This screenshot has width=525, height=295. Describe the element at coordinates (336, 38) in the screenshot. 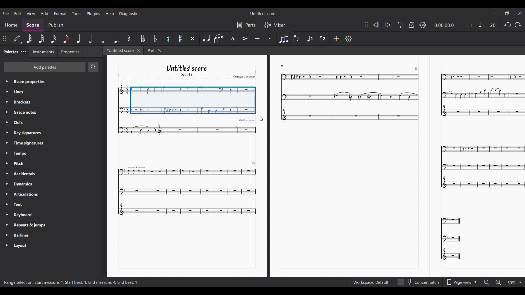

I see `Add` at that location.